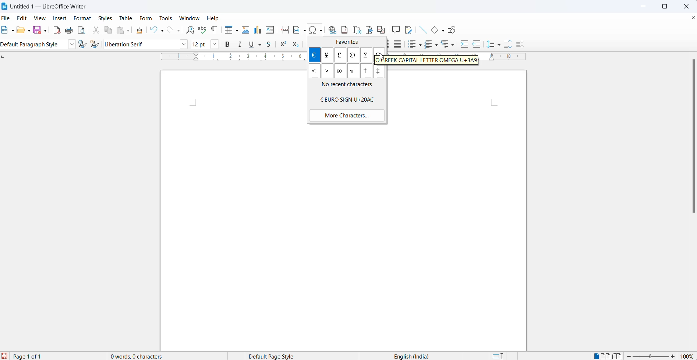 The height and width of the screenshot is (360, 697). I want to click on cell grid, so click(236, 29).